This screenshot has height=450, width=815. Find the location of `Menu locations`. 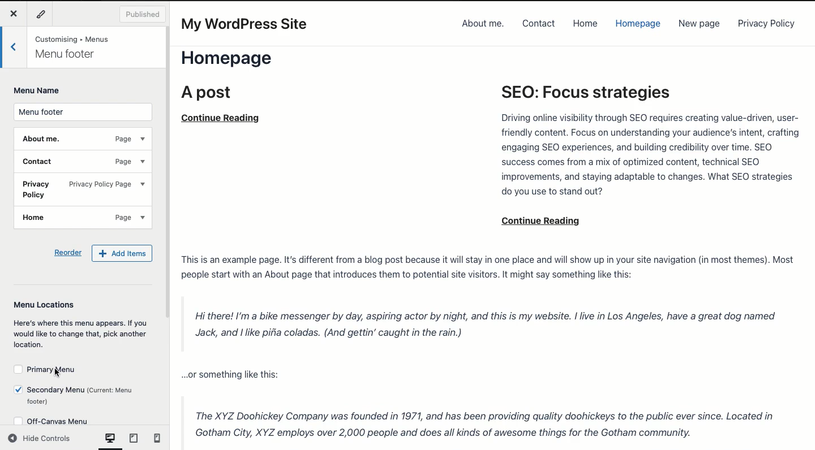

Menu locations is located at coordinates (80, 323).